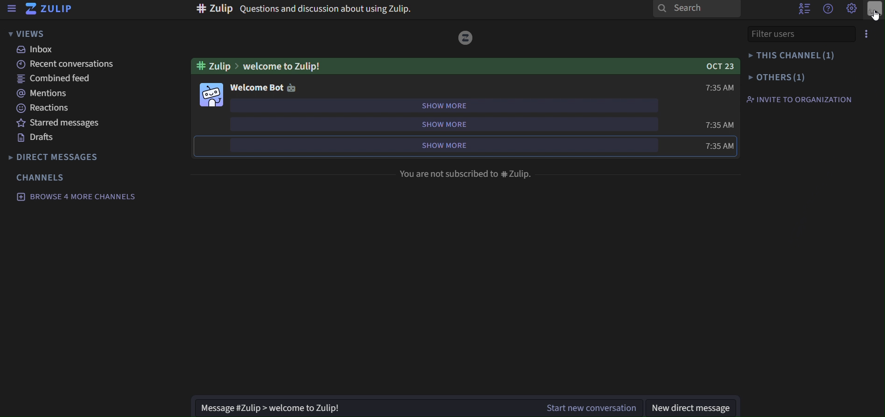 Image resolution: width=885 pixels, height=417 pixels. What do you see at coordinates (440, 145) in the screenshot?
I see `show more` at bounding box center [440, 145].